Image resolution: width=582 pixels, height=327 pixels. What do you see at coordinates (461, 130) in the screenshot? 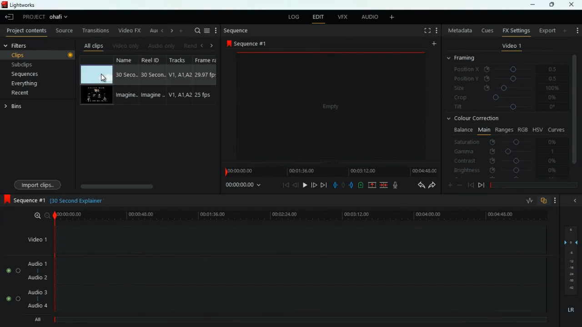
I see `balance` at bounding box center [461, 130].